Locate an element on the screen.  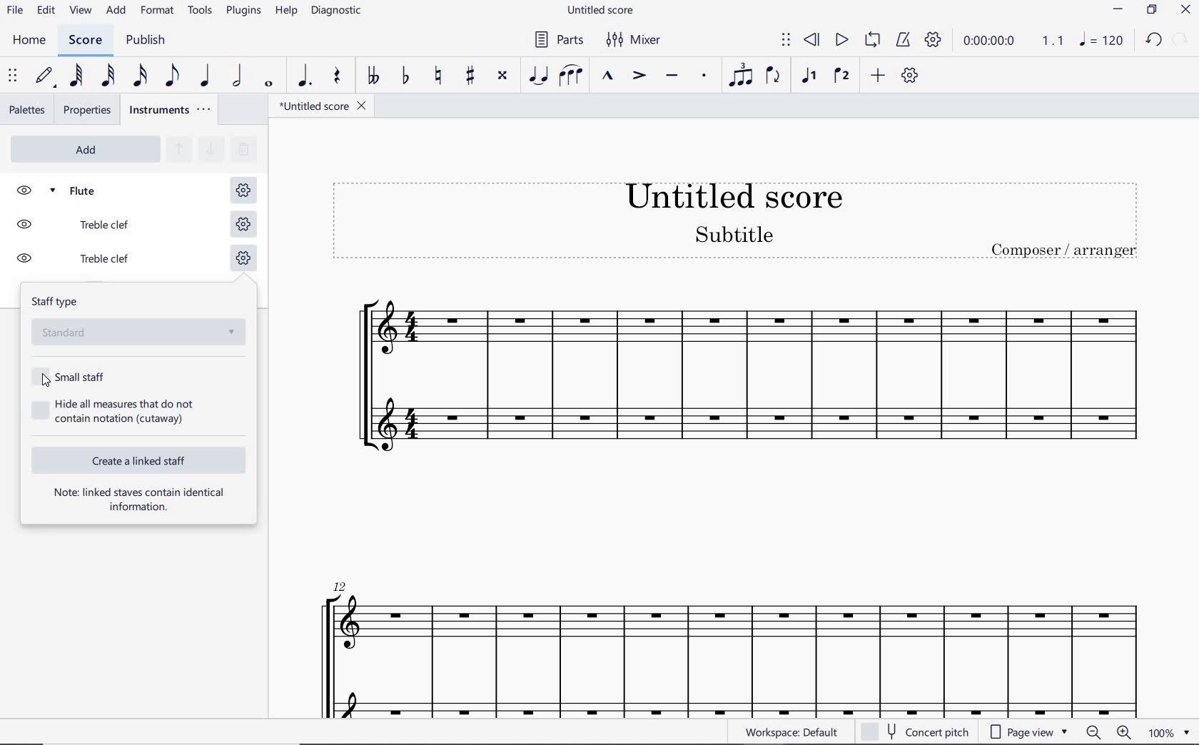
MIXER is located at coordinates (635, 42).